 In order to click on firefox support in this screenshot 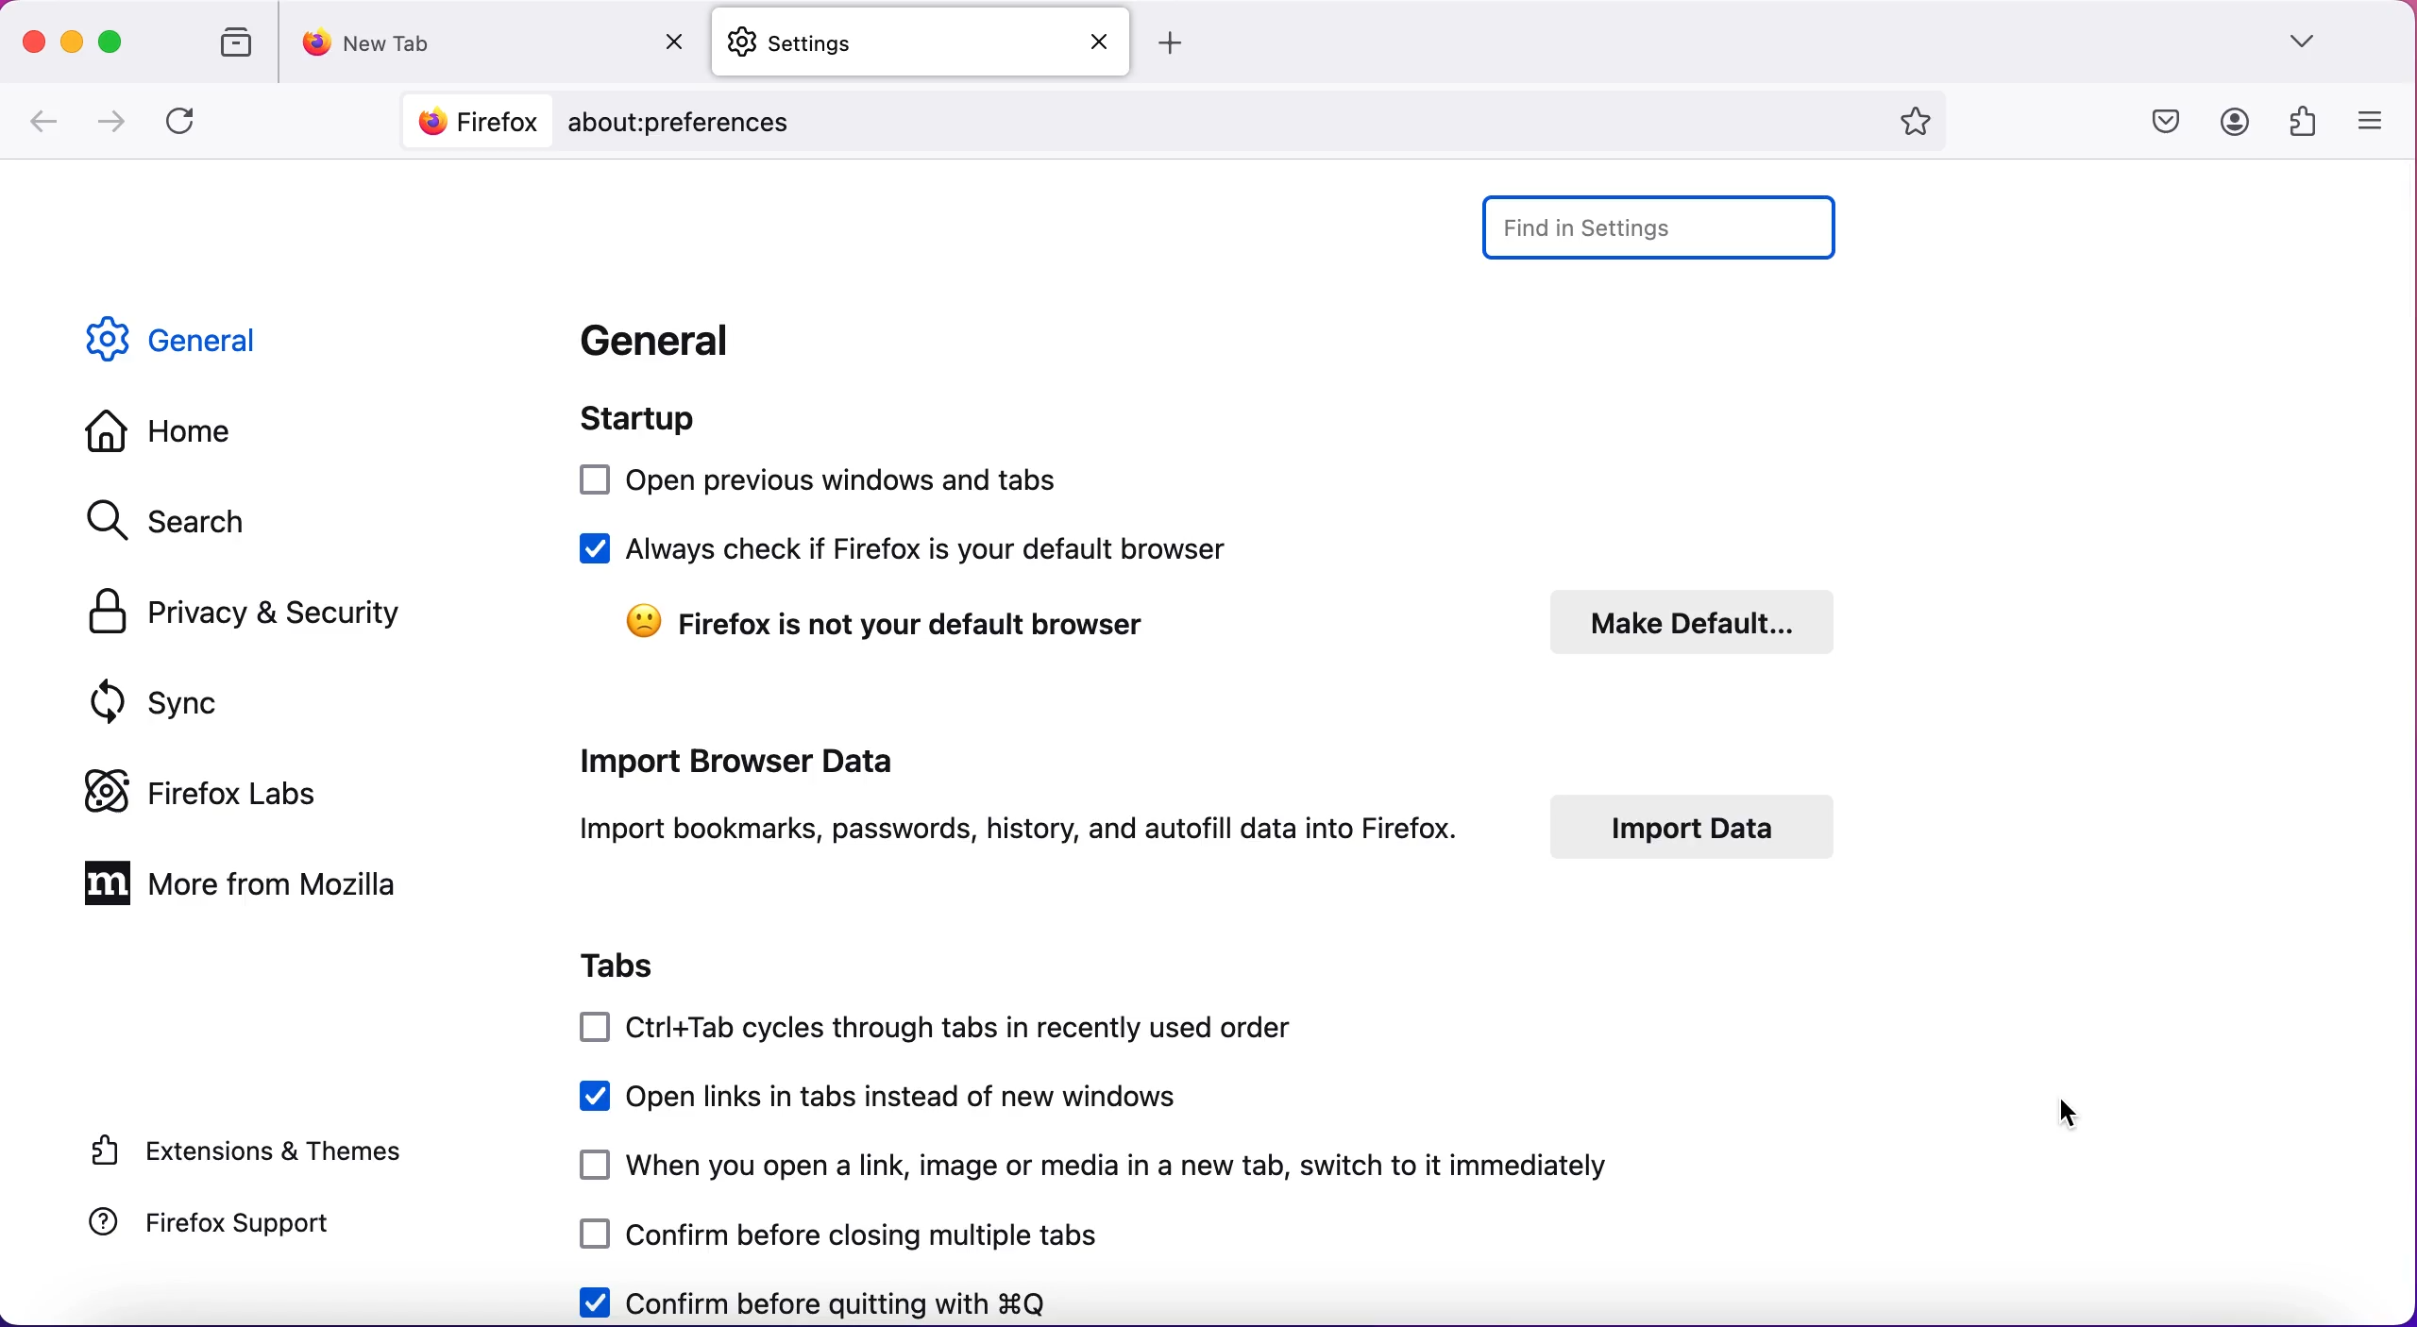, I will do `click(225, 1220)`.